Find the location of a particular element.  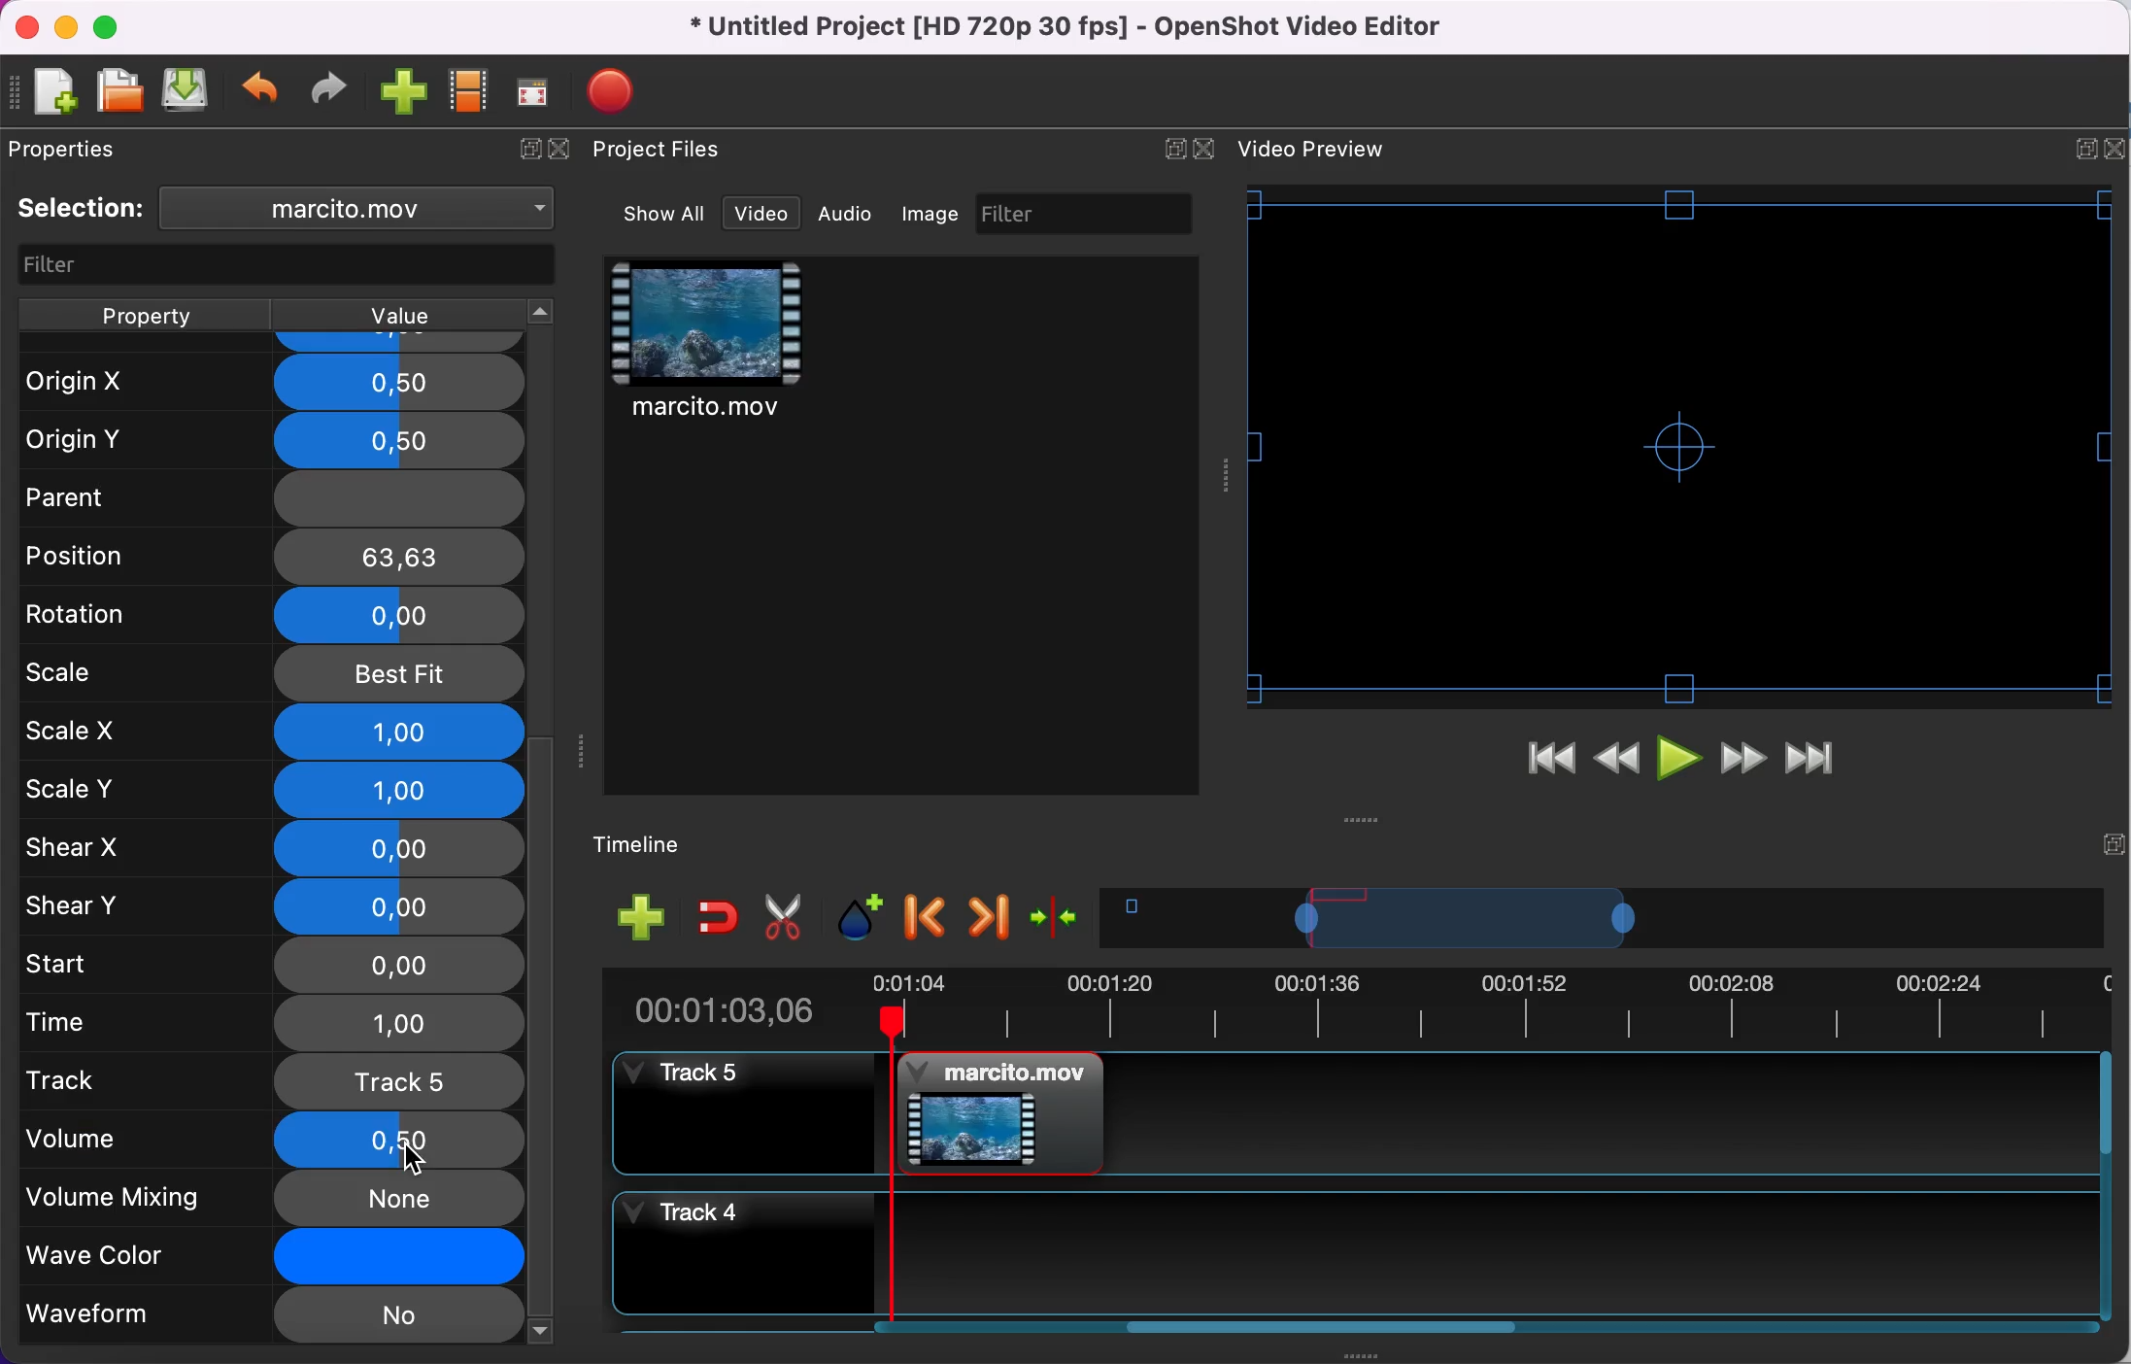

fullscreen is located at coordinates (534, 91).